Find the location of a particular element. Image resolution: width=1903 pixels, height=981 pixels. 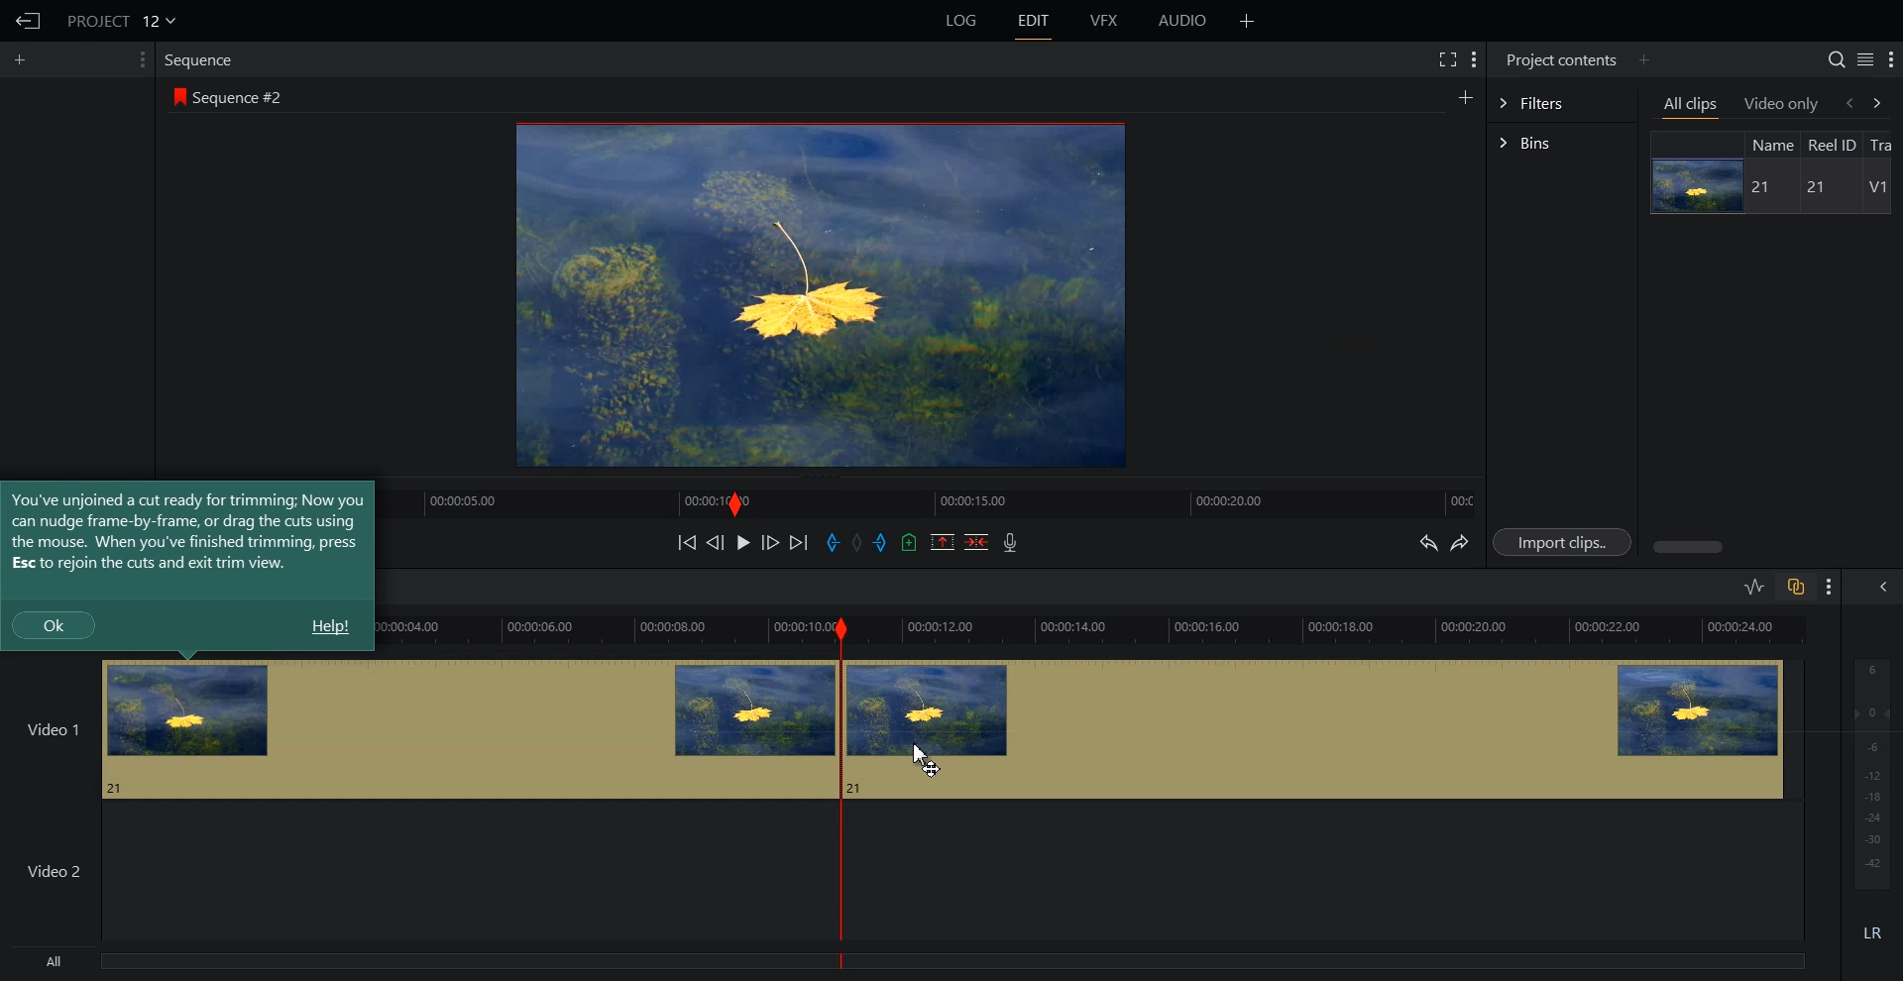

EDIT is located at coordinates (1032, 21).